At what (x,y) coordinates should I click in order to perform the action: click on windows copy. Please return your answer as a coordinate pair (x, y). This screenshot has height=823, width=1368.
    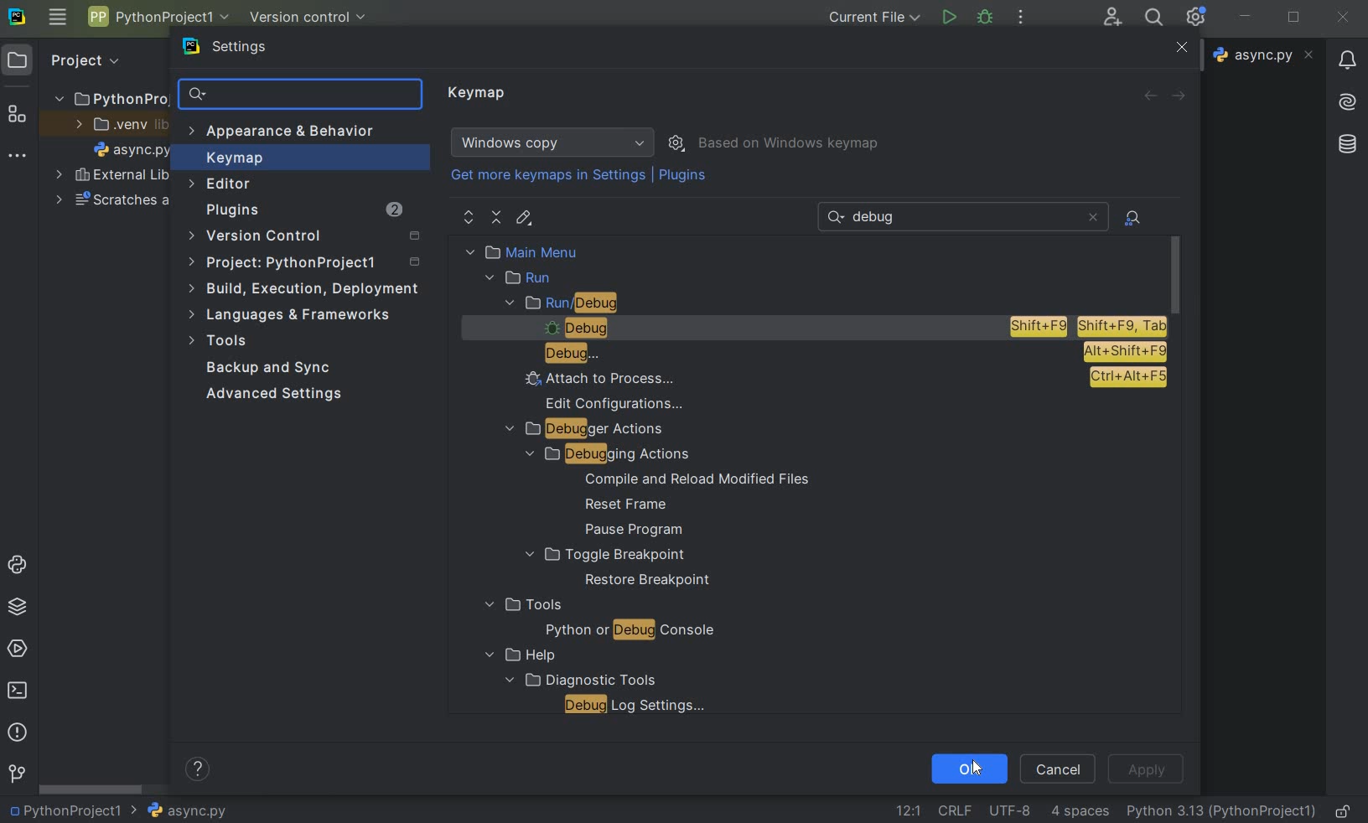
    Looking at the image, I should click on (555, 142).